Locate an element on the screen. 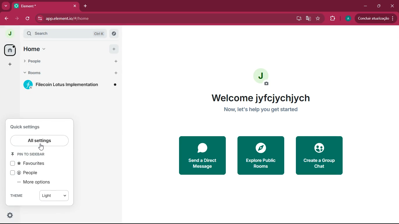 The image size is (399, 224). more options is located at coordinates (38, 182).